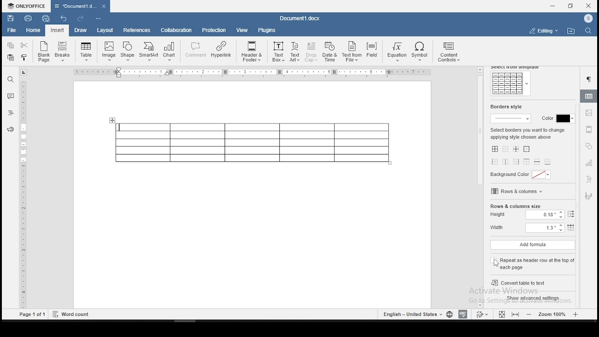  Describe the element at coordinates (11, 129) in the screenshot. I see `feedback and support` at that location.